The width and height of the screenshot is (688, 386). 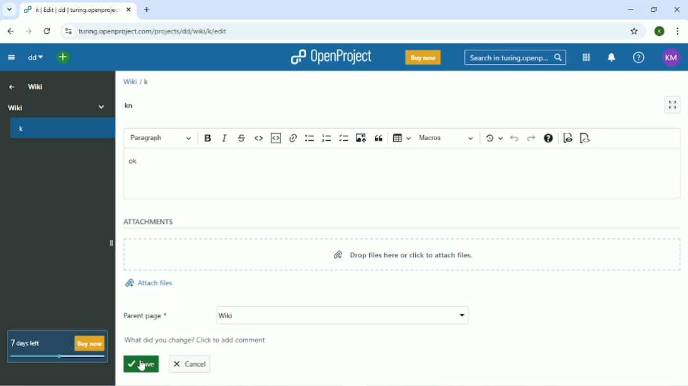 I want to click on Attach files, so click(x=150, y=282).